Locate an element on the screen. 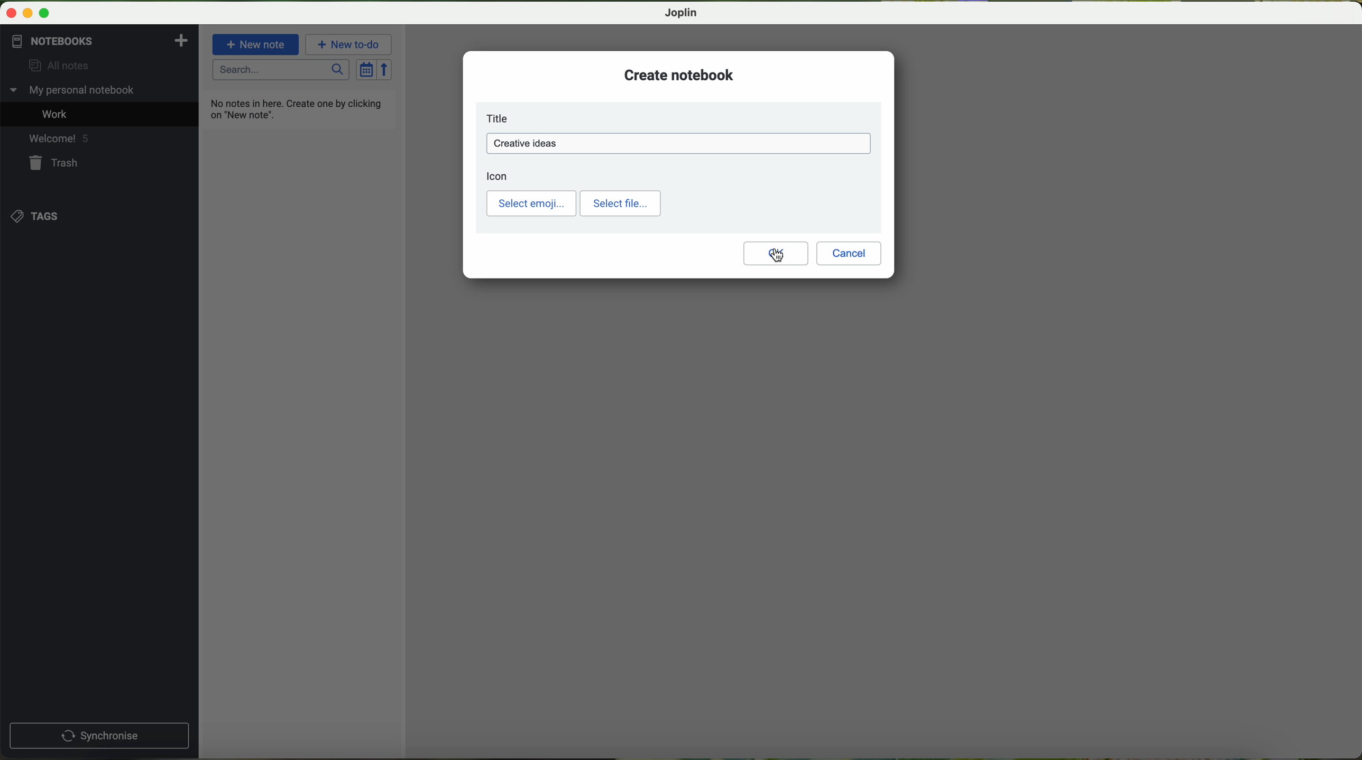 Image resolution: width=1362 pixels, height=760 pixels. no notes in here. create one by clicking new note is located at coordinates (299, 108).